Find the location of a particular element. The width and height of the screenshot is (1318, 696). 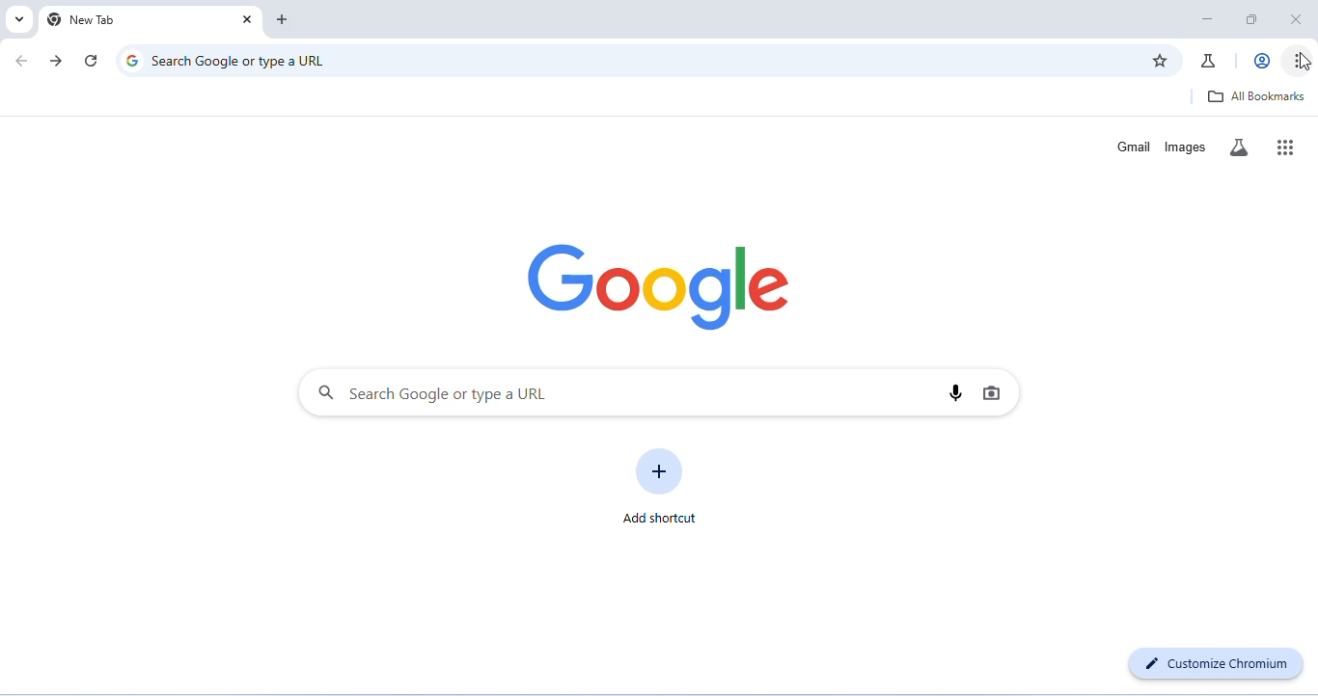

google is located at coordinates (659, 286).